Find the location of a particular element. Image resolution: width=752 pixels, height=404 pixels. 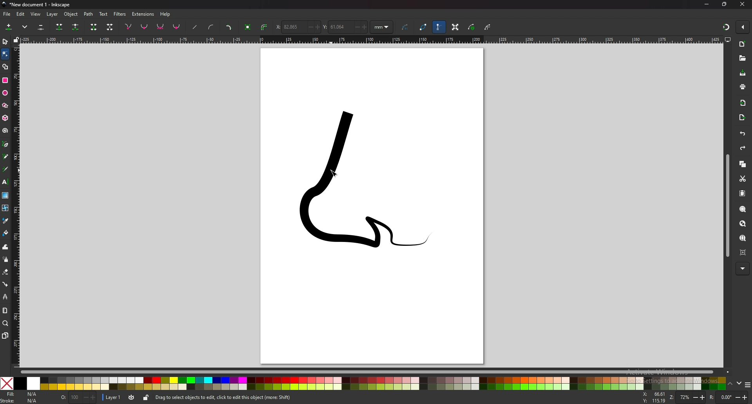

show clipping path is located at coordinates (488, 27).